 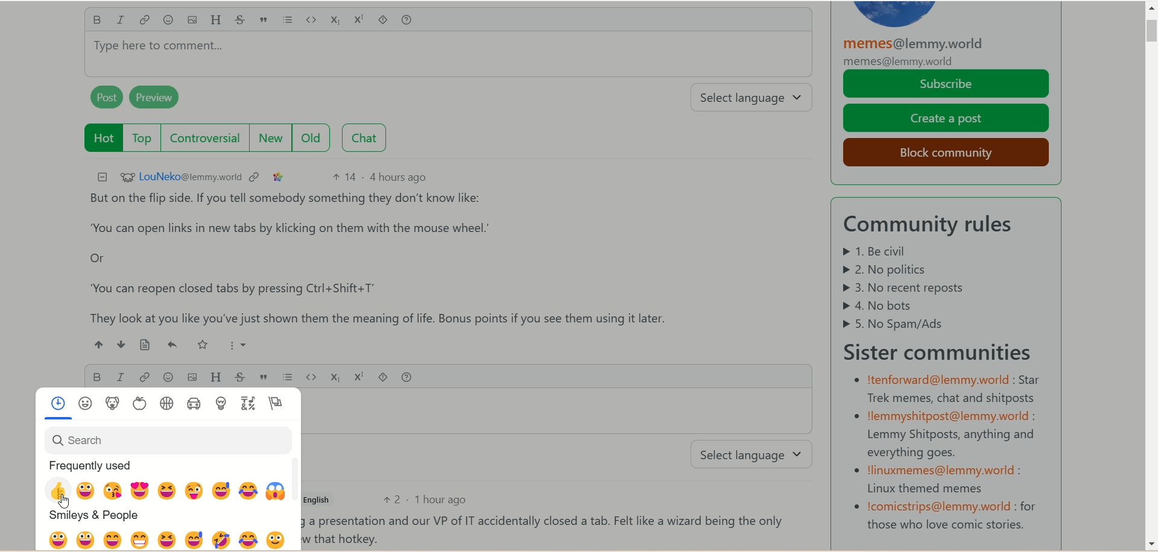 I want to click on quote, so click(x=266, y=377).